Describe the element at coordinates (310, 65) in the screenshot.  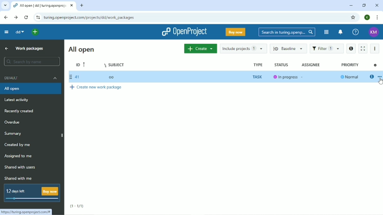
I see `Assignee` at that location.